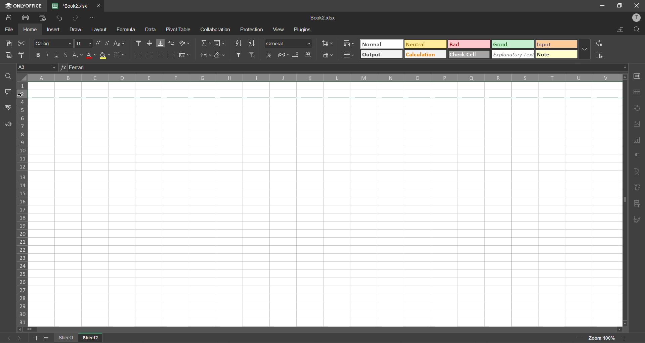 This screenshot has width=645, height=343. What do you see at coordinates (638, 155) in the screenshot?
I see `paragraph` at bounding box center [638, 155].